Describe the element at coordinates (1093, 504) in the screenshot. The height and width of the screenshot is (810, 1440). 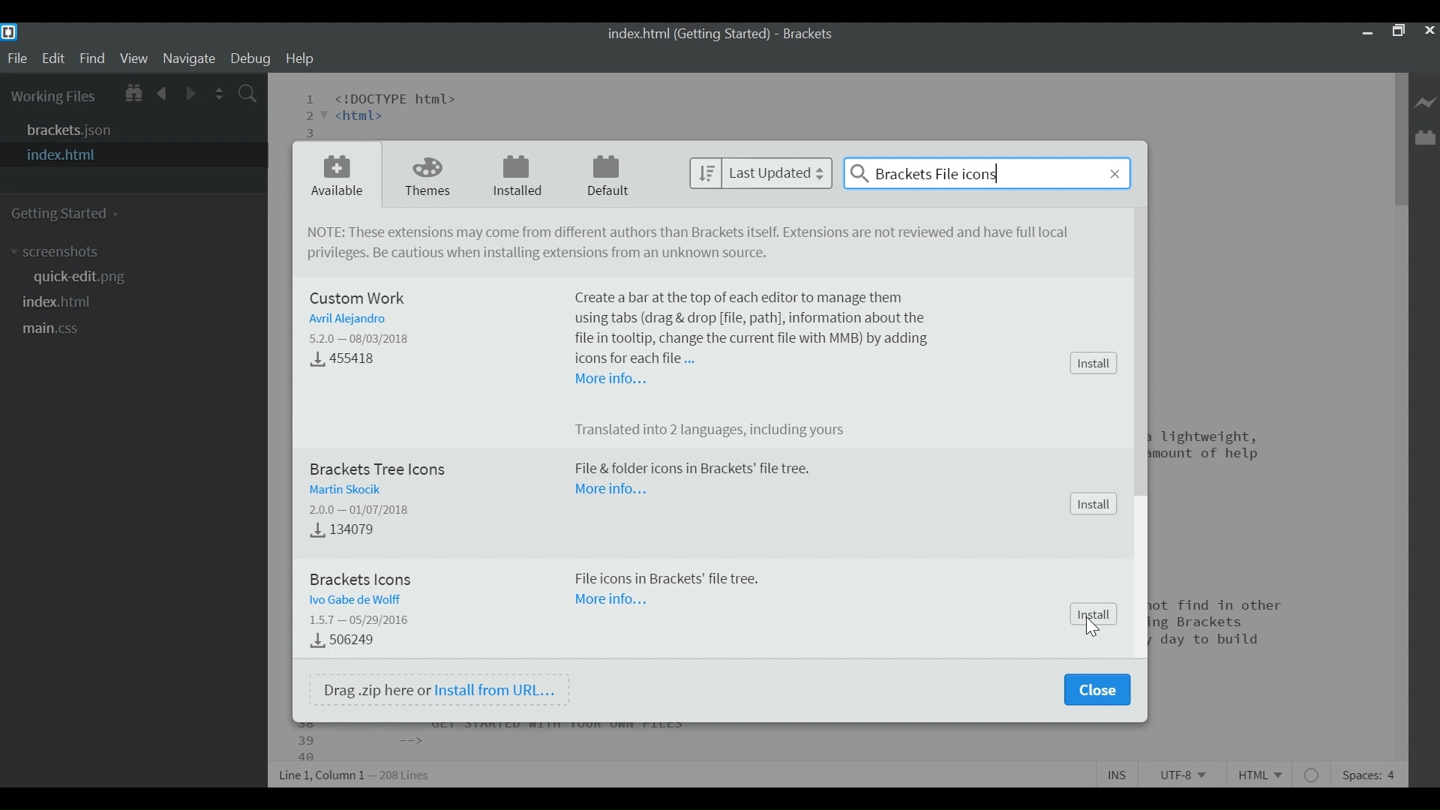
I see `Install` at that location.